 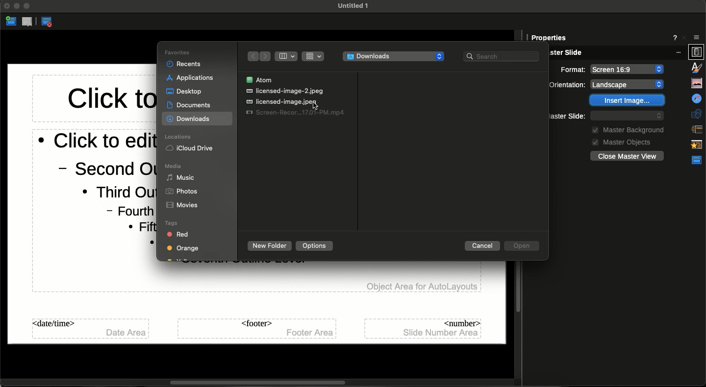 I want to click on None, so click(x=631, y=84).